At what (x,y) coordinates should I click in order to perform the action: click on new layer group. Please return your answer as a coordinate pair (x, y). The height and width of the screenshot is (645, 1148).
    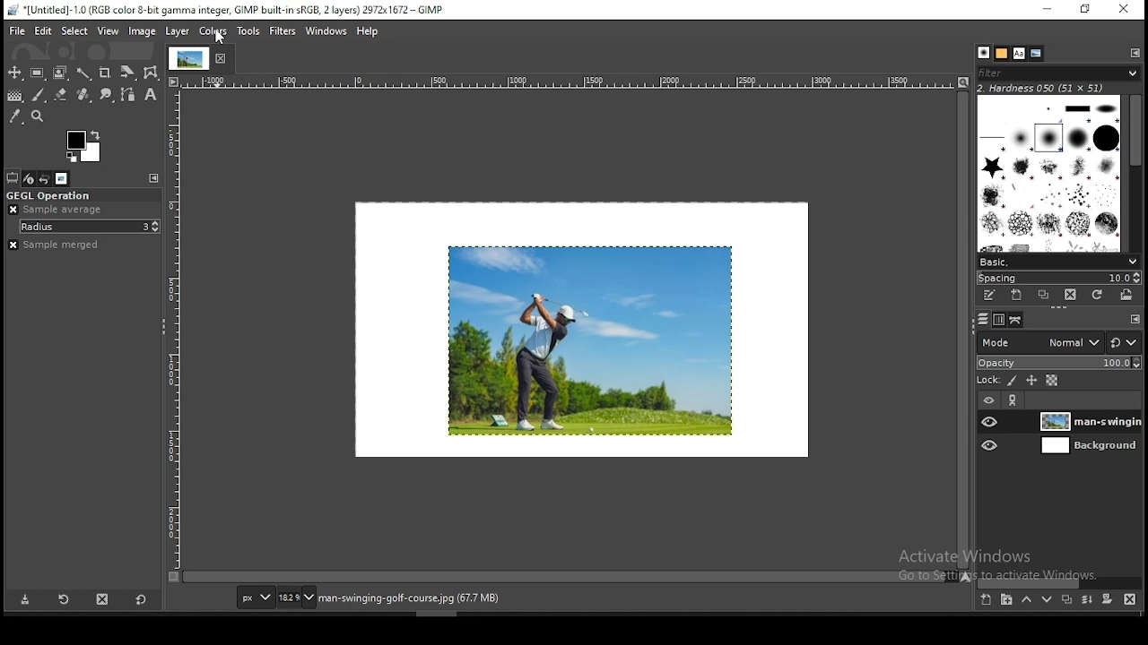
    Looking at the image, I should click on (1008, 600).